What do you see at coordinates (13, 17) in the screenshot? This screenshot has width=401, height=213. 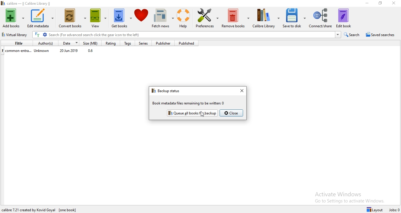 I see `Add books` at bounding box center [13, 17].